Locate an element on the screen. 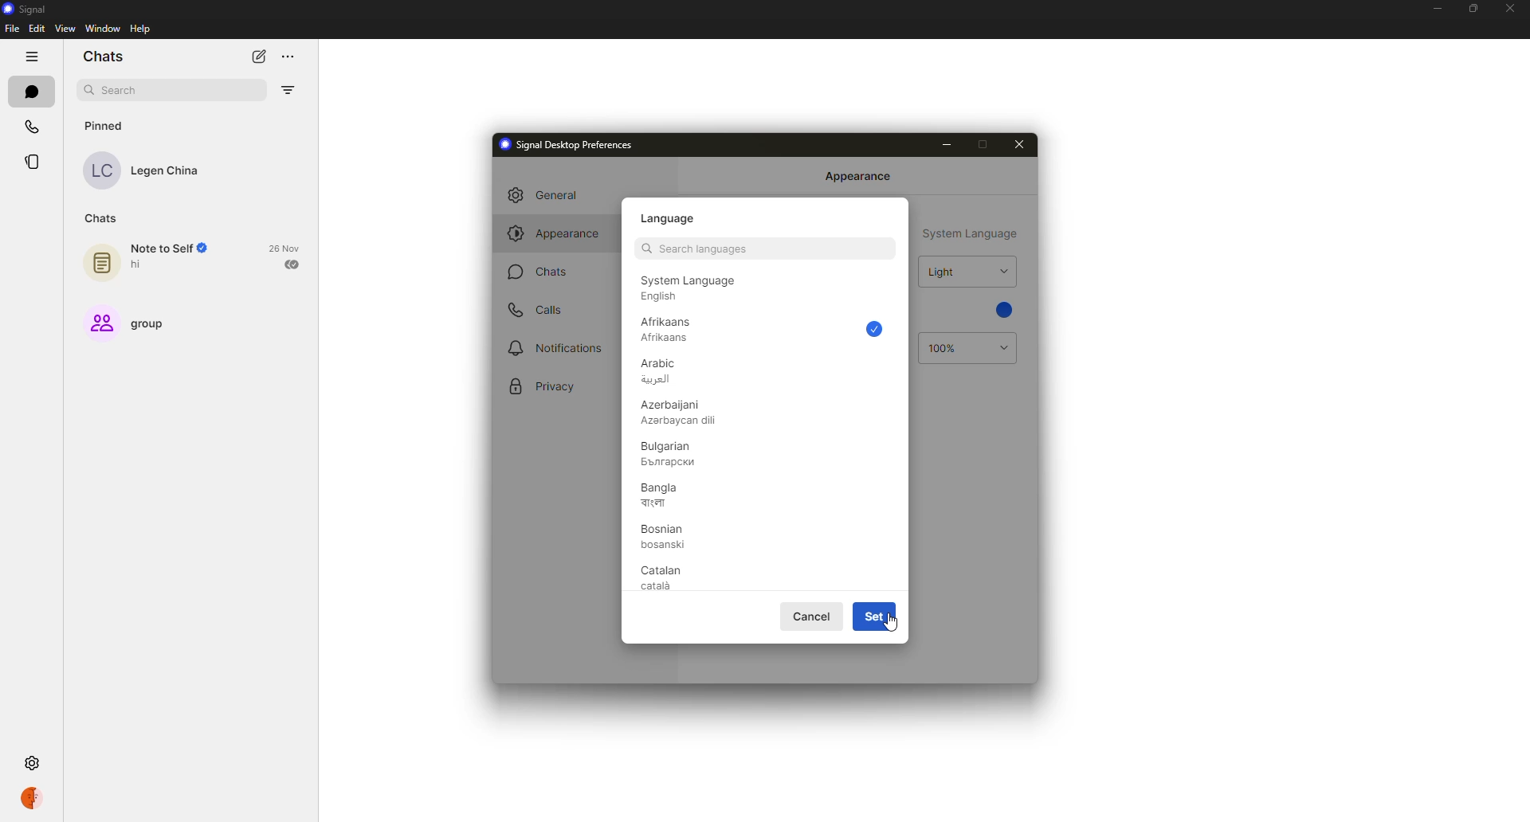 The height and width of the screenshot is (822, 1530). date is located at coordinates (284, 247).